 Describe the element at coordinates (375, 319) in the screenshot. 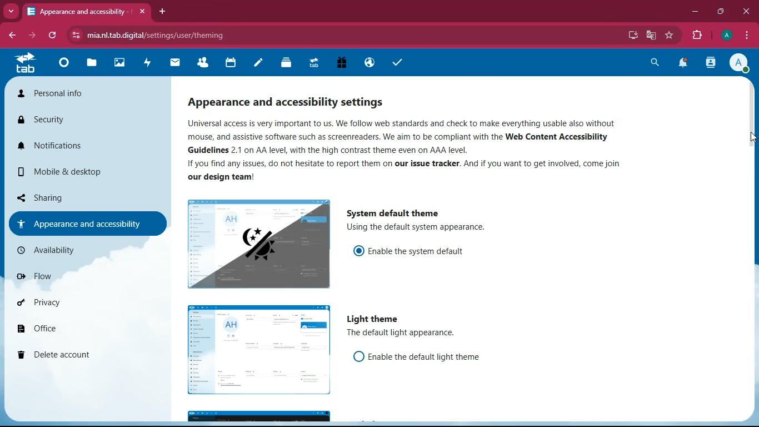

I see `light theme` at that location.